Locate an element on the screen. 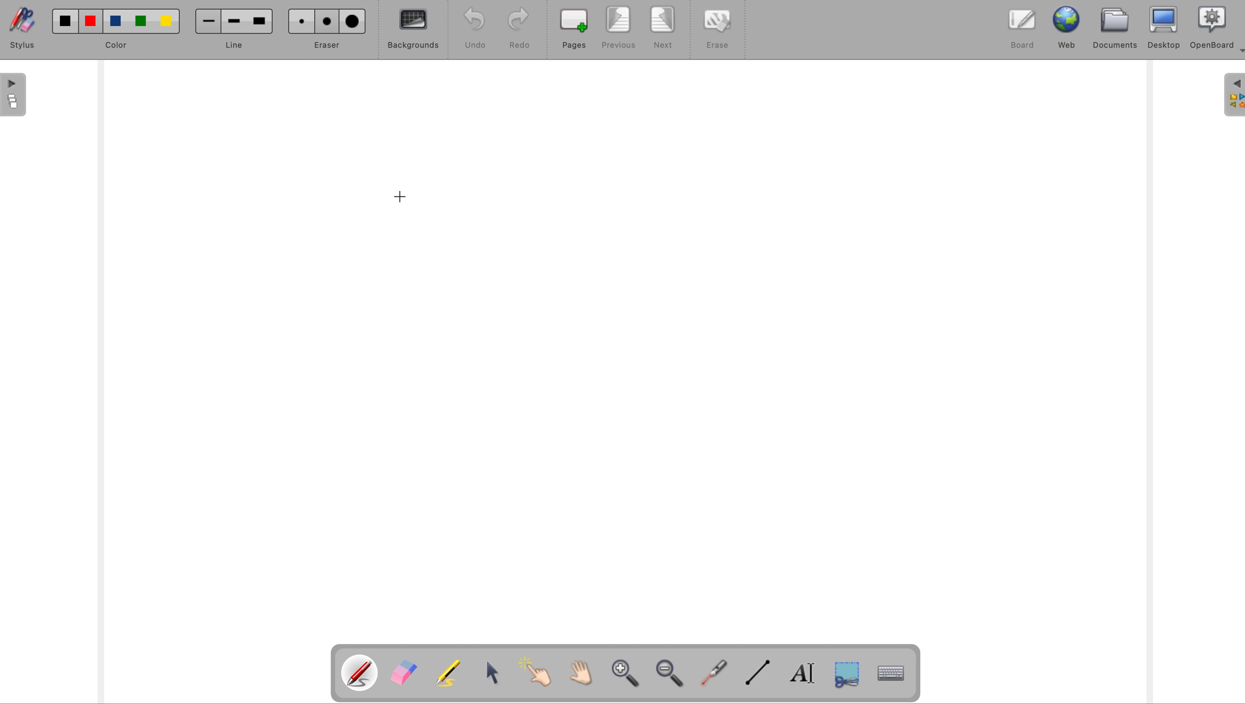 Image resolution: width=1245 pixels, height=704 pixels. next is located at coordinates (663, 29).